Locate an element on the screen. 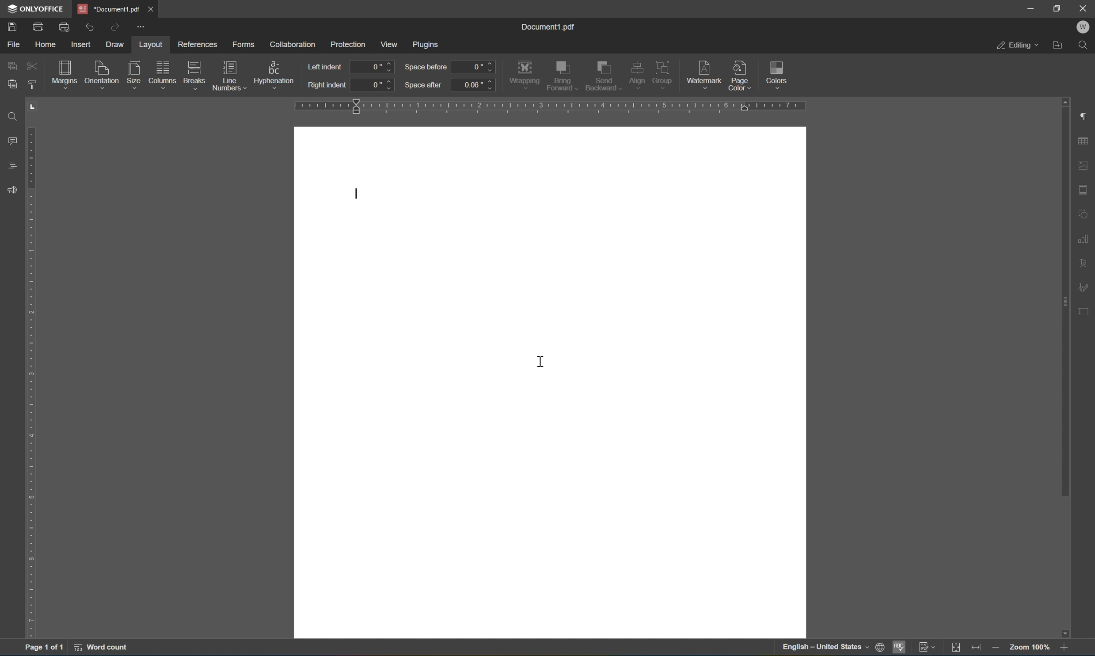  view is located at coordinates (392, 44).